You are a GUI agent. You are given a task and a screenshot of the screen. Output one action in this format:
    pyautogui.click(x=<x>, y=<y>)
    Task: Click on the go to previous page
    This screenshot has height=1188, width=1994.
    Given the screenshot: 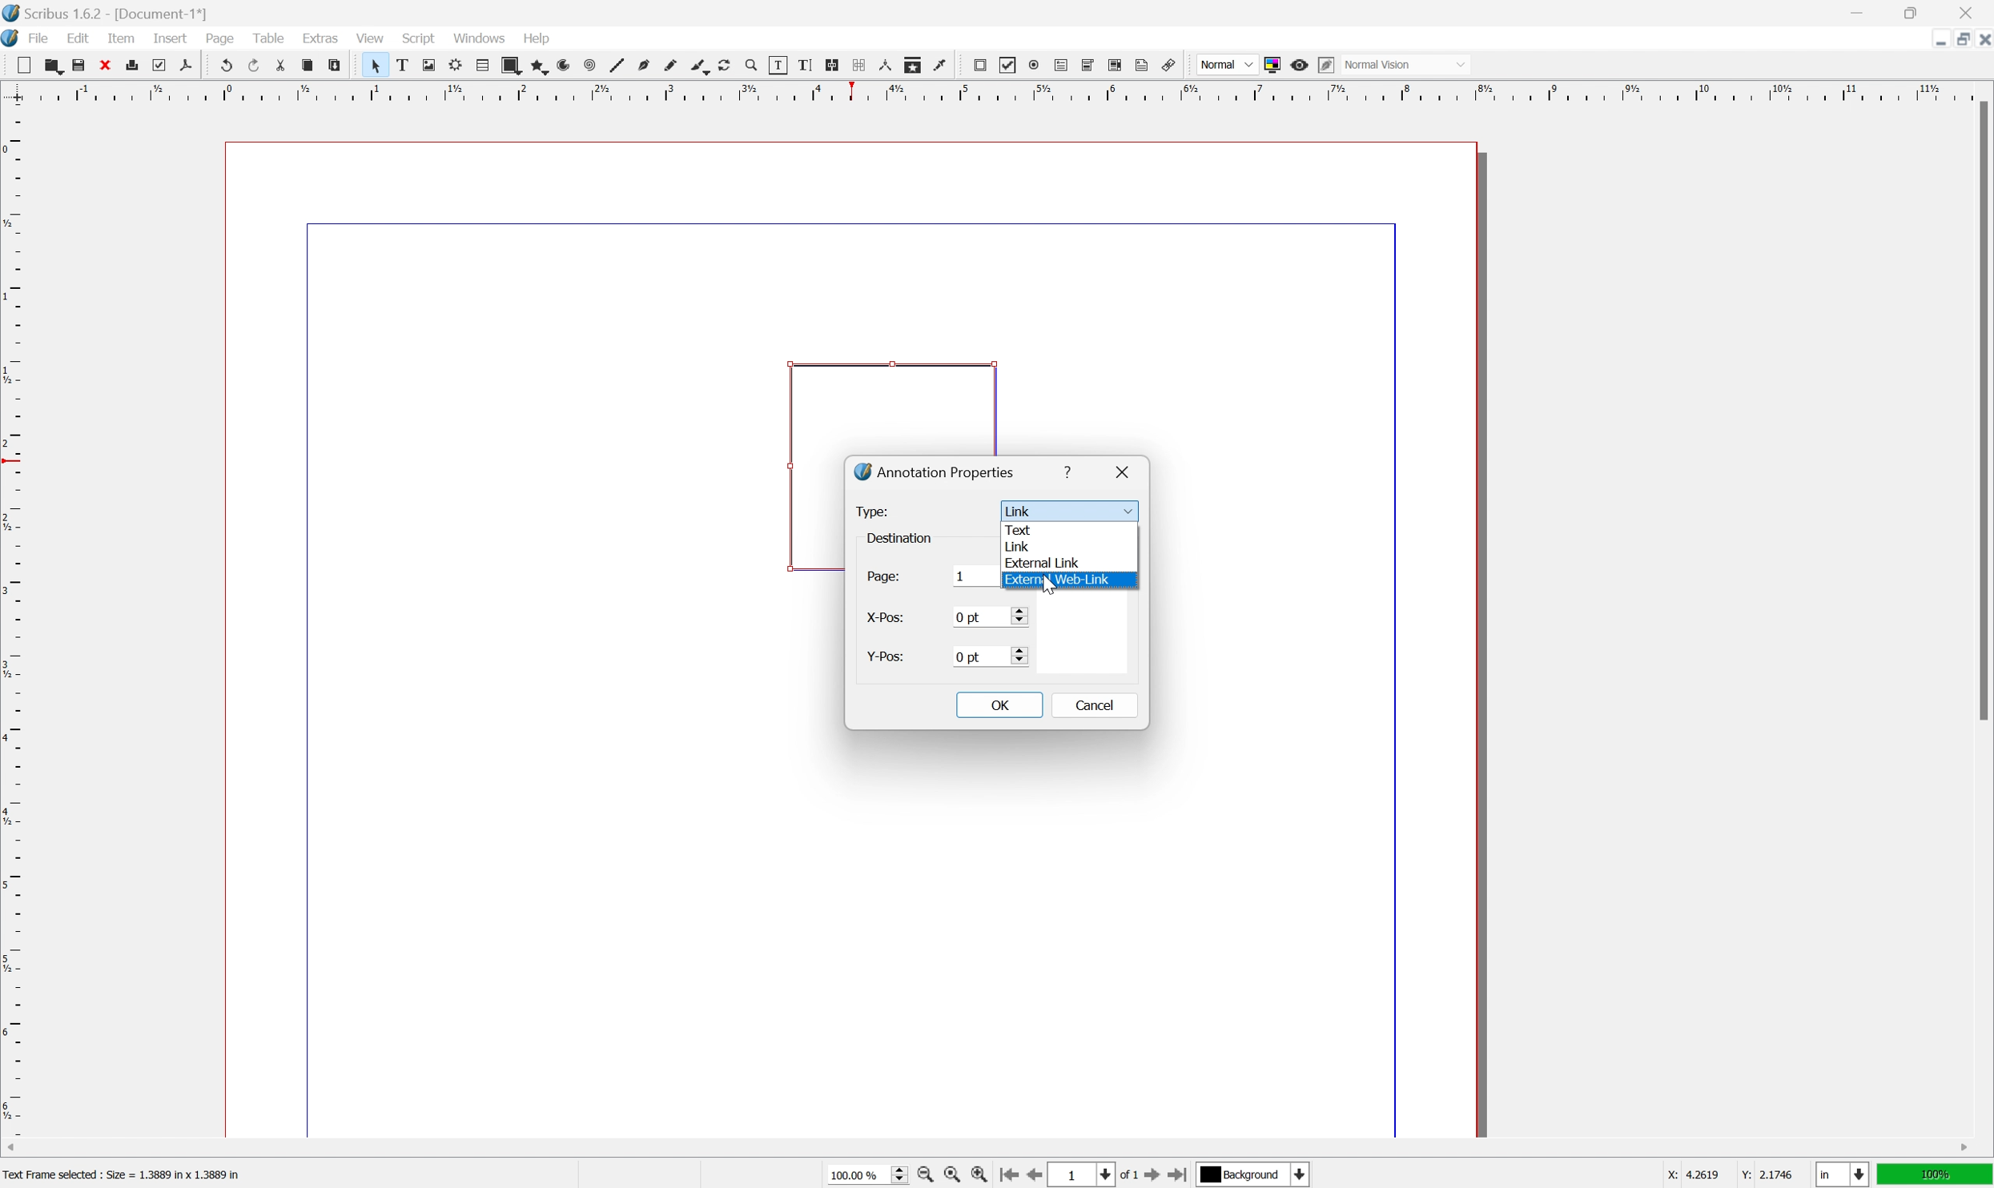 What is the action you would take?
    pyautogui.click(x=1031, y=1174)
    